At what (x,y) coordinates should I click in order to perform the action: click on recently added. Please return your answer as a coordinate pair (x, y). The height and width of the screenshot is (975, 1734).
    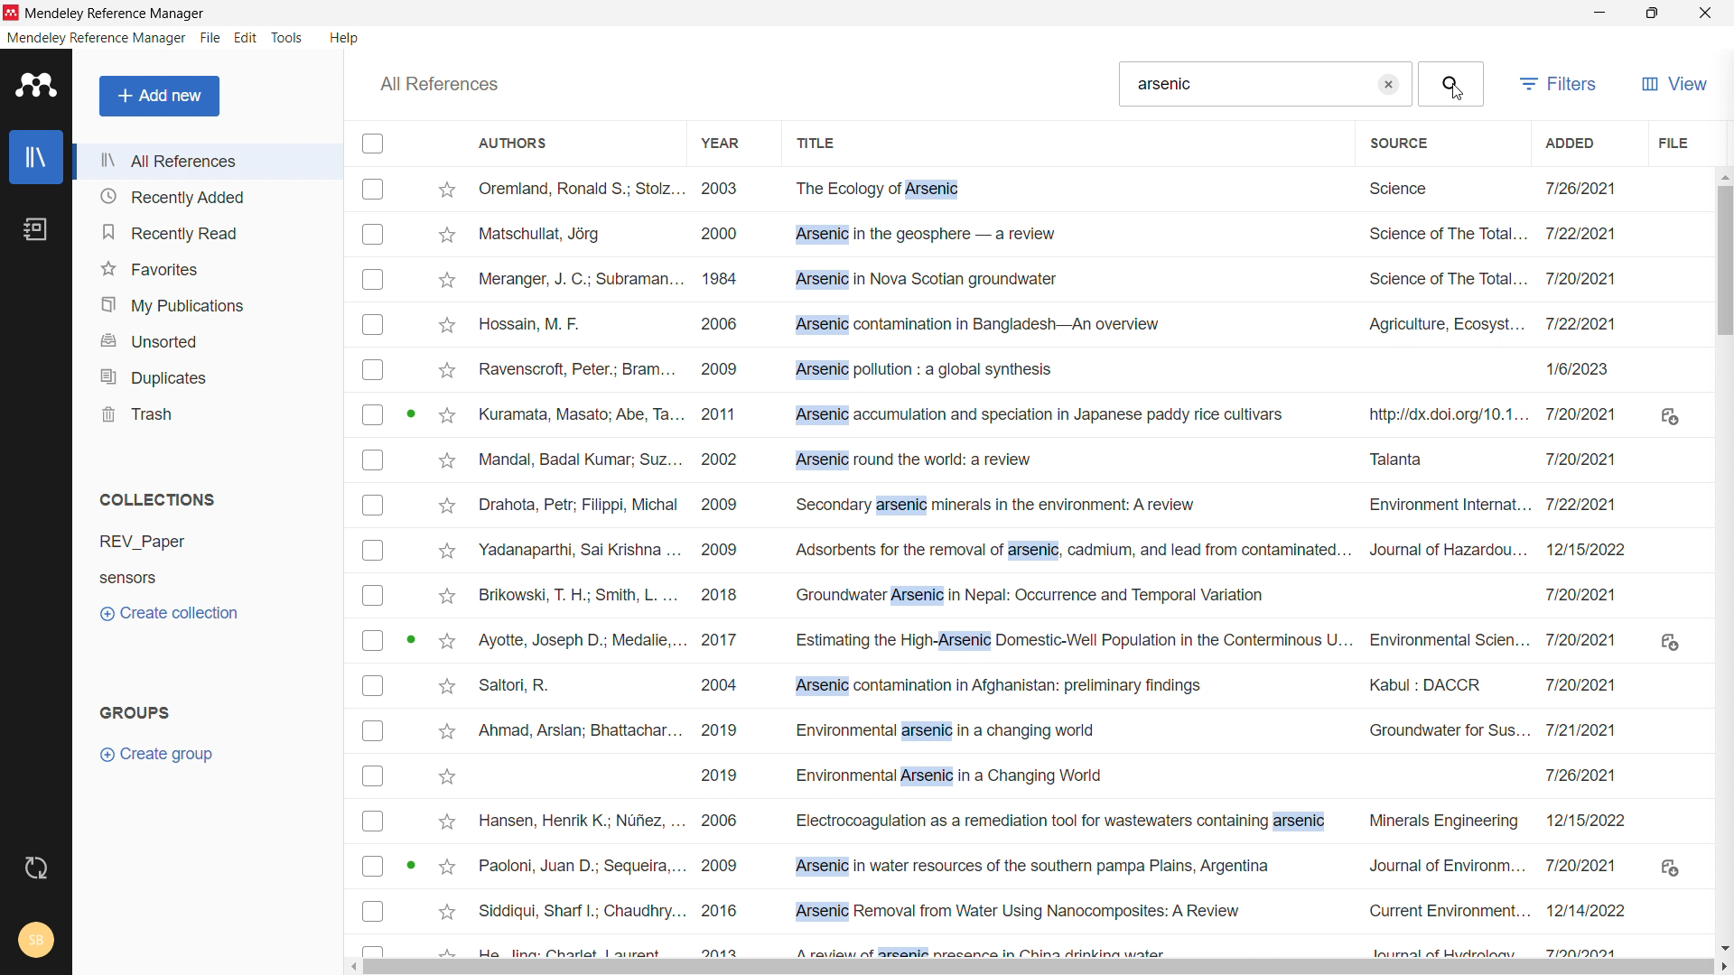
    Looking at the image, I should click on (209, 197).